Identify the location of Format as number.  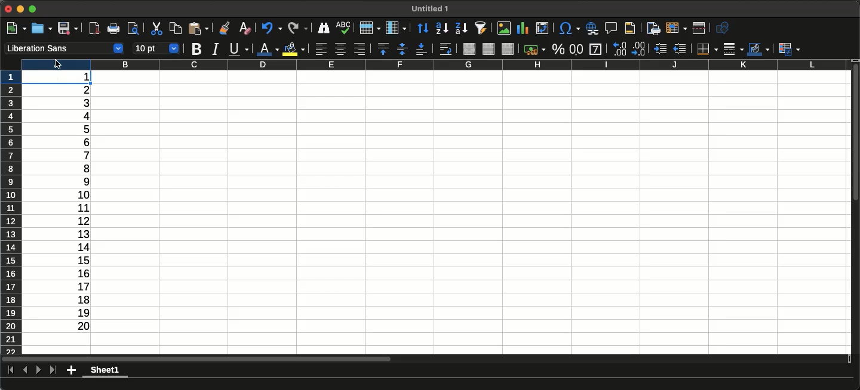
(576, 50).